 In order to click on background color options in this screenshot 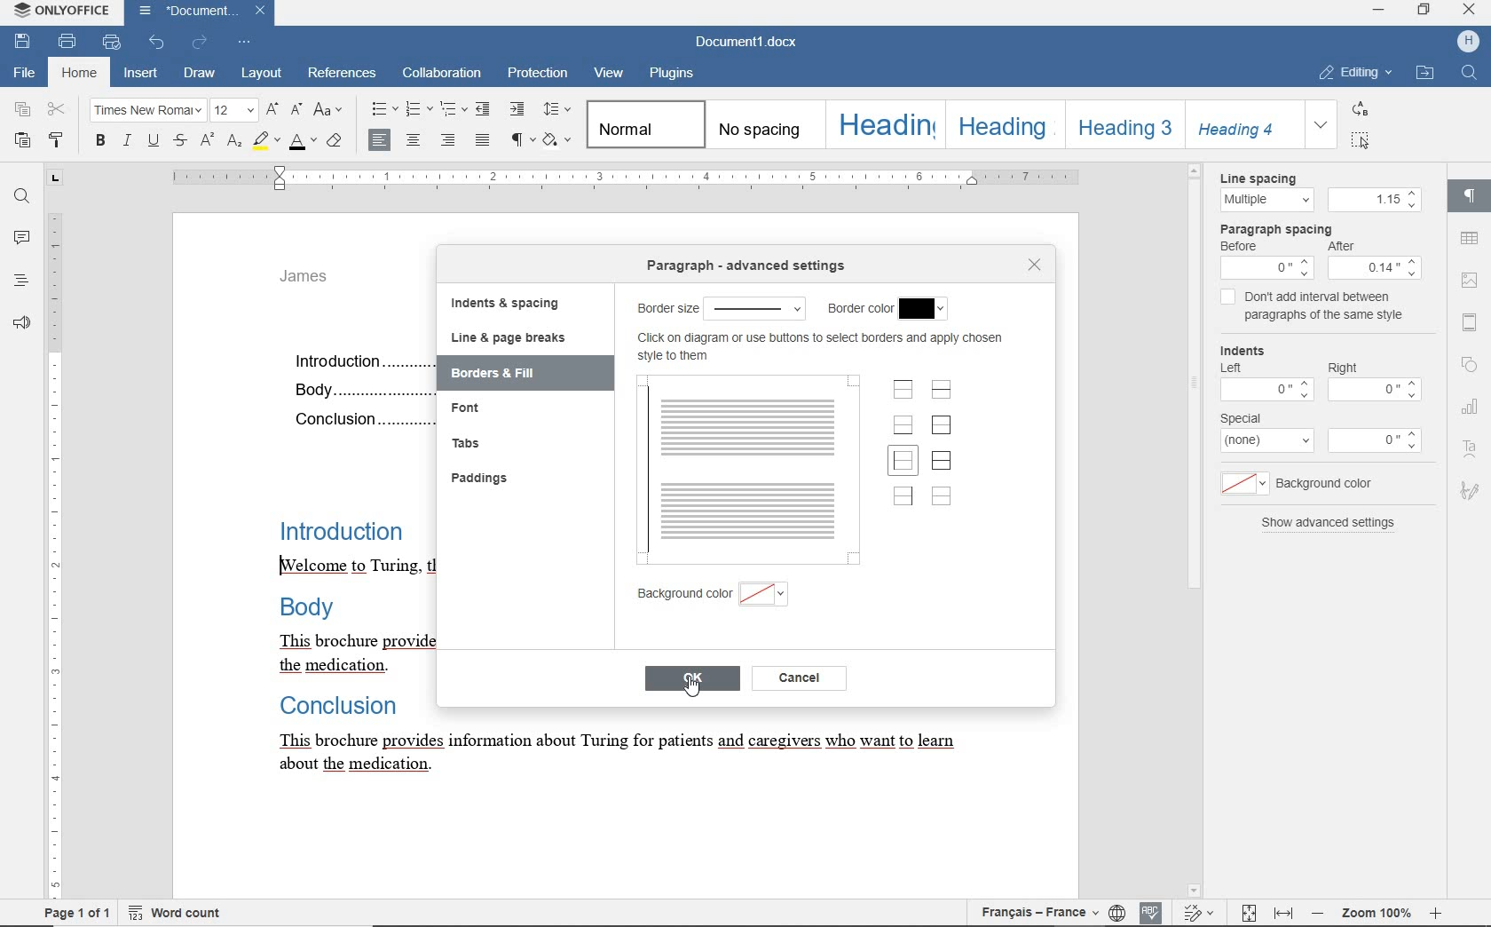, I will do `click(765, 597)`.